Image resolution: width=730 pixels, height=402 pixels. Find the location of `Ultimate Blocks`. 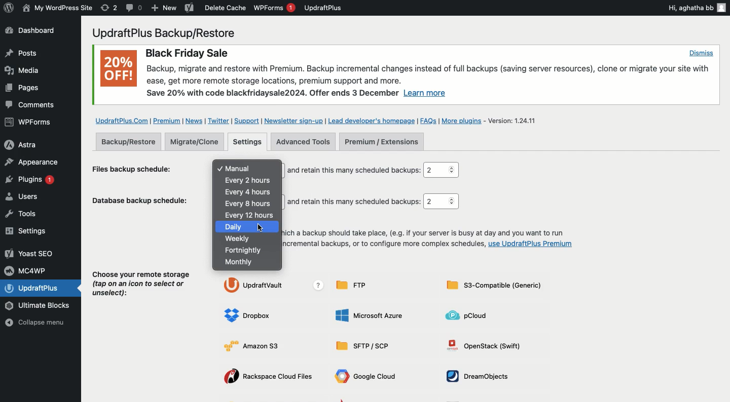

Ultimate Blocks is located at coordinates (41, 306).